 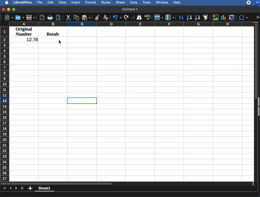 What do you see at coordinates (121, 3) in the screenshot?
I see `Sheet` at bounding box center [121, 3].